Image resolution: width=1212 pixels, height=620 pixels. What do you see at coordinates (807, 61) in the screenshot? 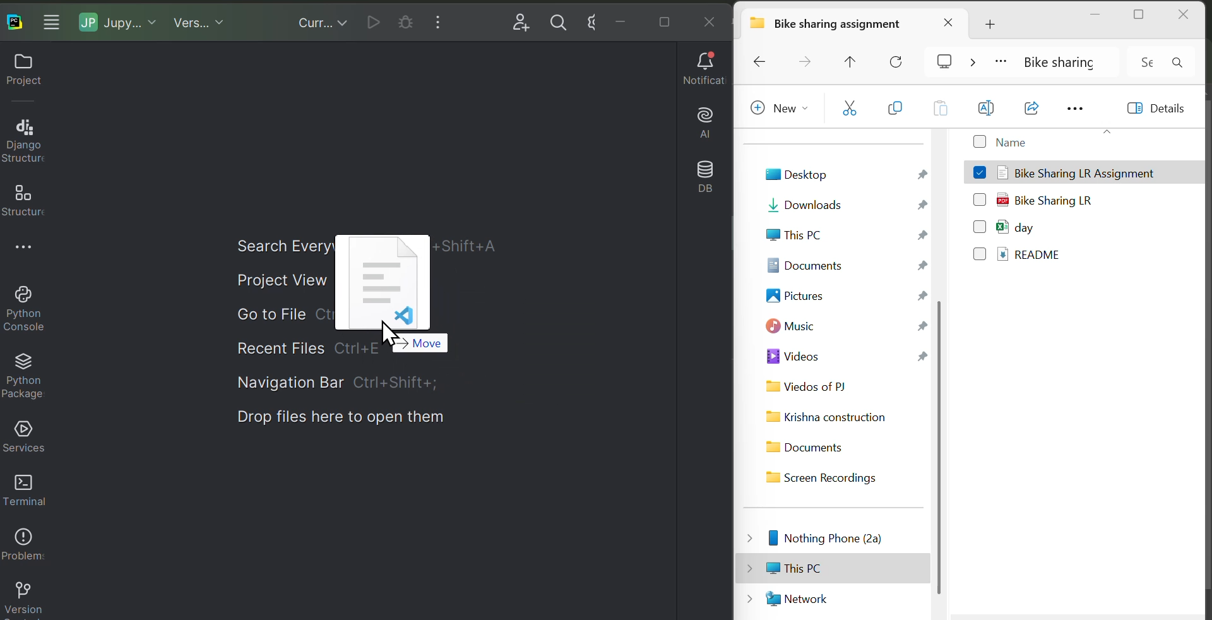
I see `Forward` at bounding box center [807, 61].